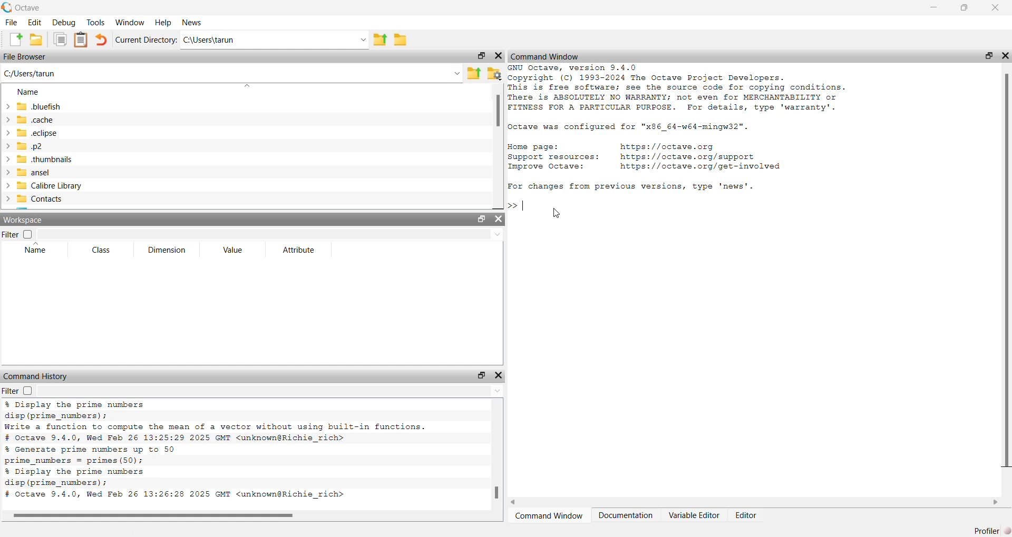 This screenshot has height=537, width=1012. What do you see at coordinates (97, 23) in the screenshot?
I see `Tools` at bounding box center [97, 23].